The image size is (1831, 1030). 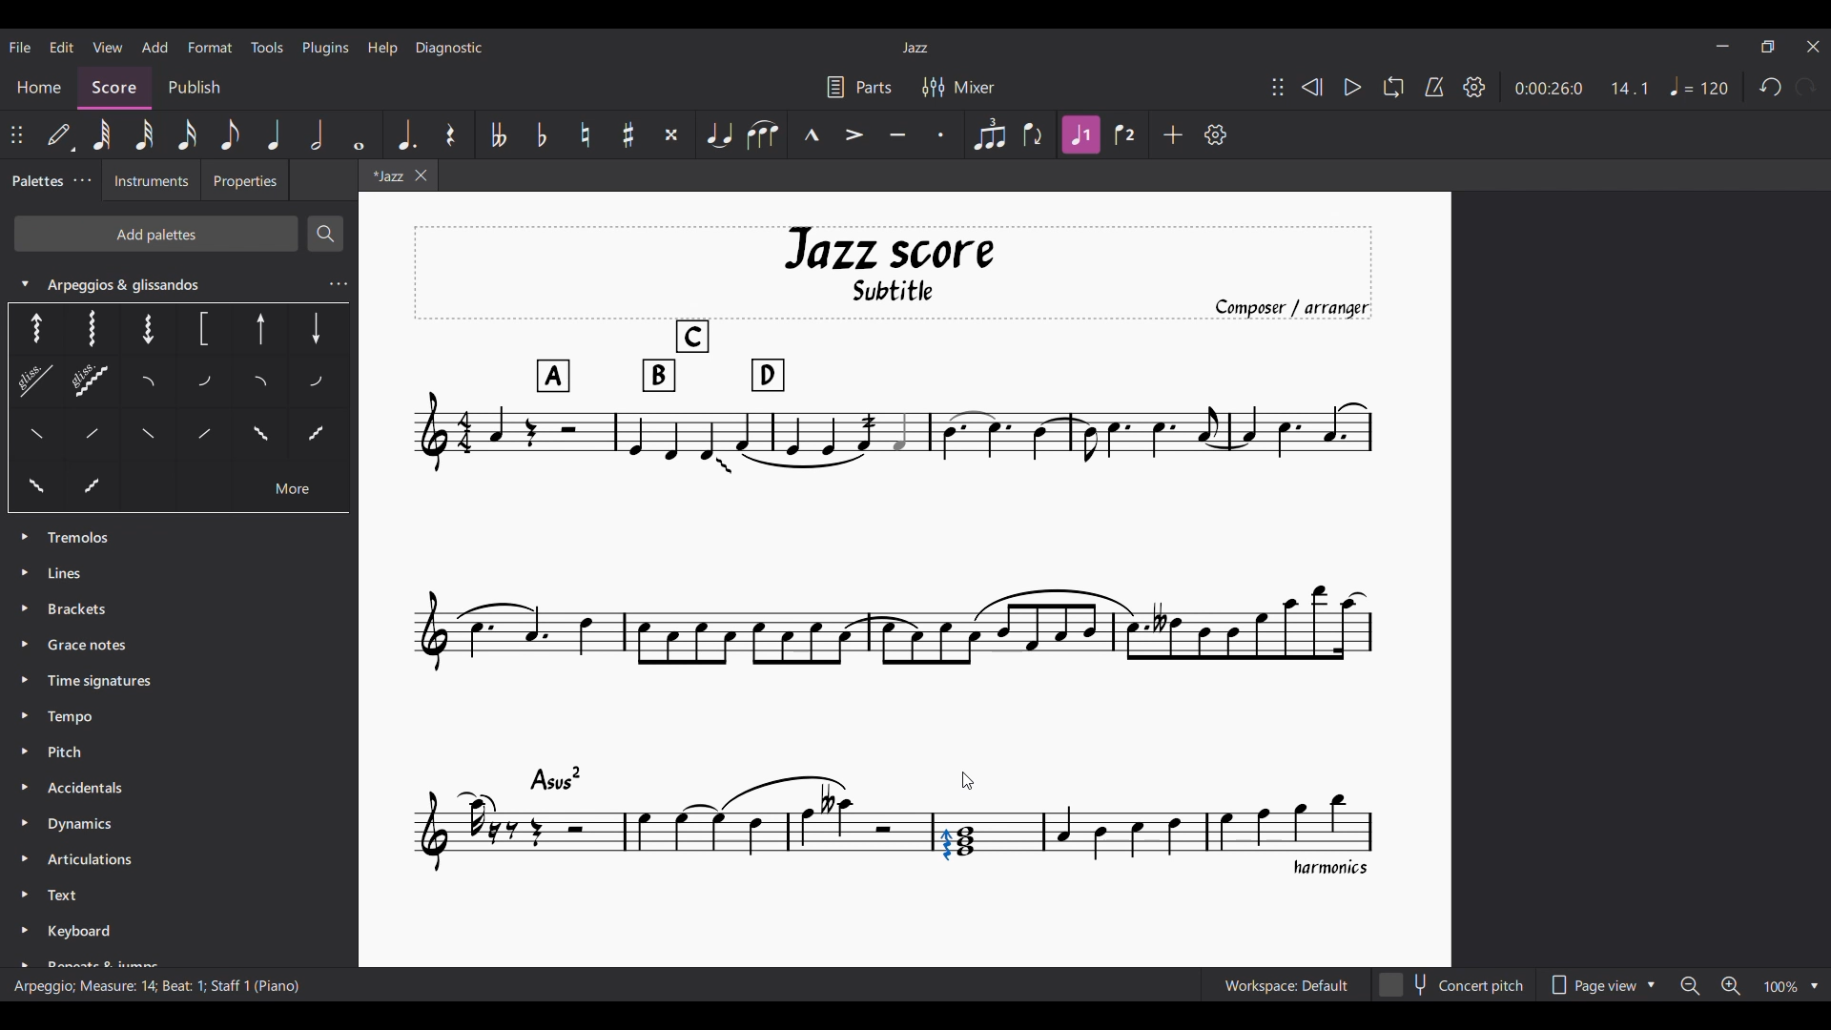 What do you see at coordinates (82, 180) in the screenshot?
I see `Palette settings` at bounding box center [82, 180].